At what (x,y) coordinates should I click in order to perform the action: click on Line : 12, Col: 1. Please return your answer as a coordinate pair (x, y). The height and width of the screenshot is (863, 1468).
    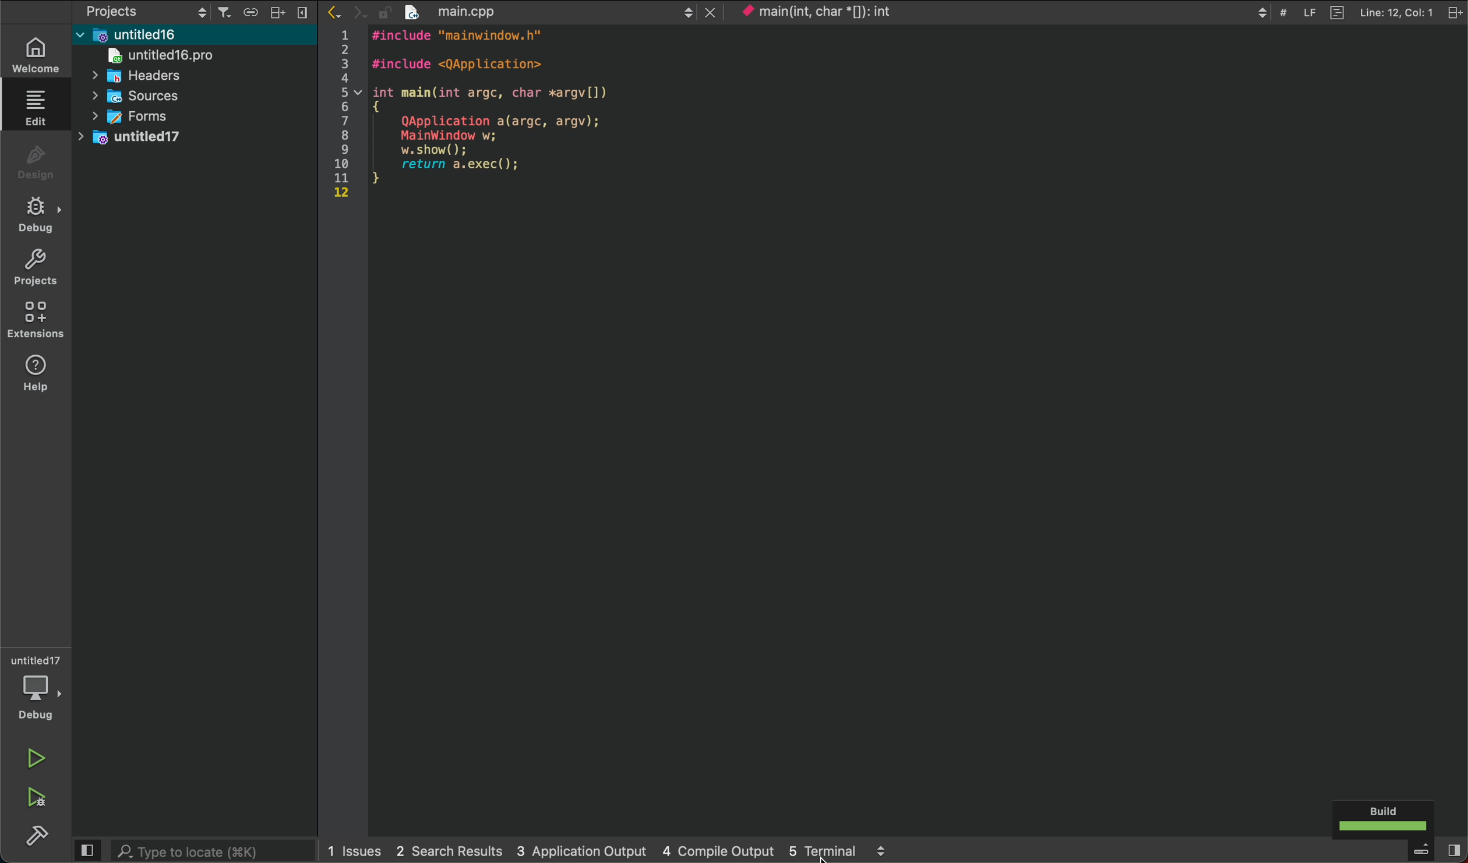
    Looking at the image, I should click on (1396, 12).